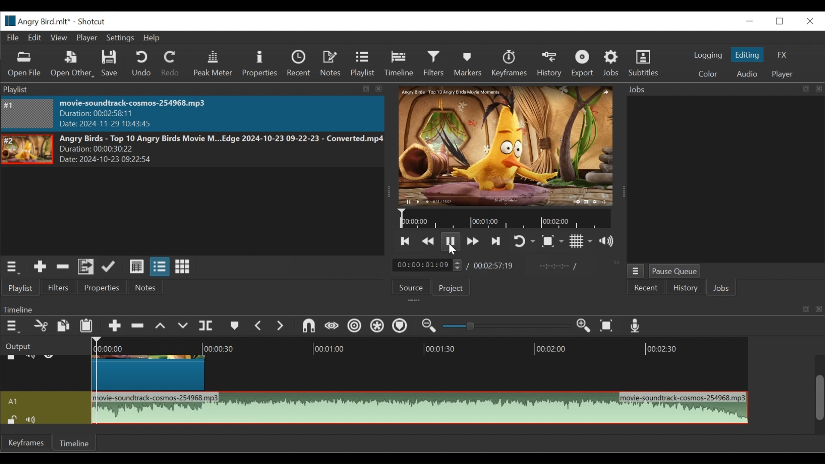 Image resolution: width=825 pixels, height=464 pixels. Describe the element at coordinates (62, 287) in the screenshot. I see `Filters` at that location.